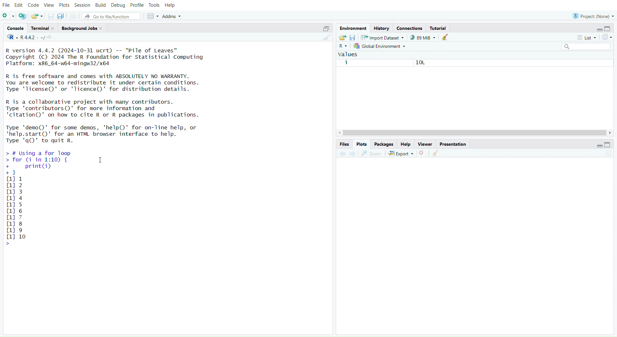 Image resolution: width=617 pixels, height=337 pixels. What do you see at coordinates (37, 16) in the screenshot?
I see `open an existing file` at bounding box center [37, 16].